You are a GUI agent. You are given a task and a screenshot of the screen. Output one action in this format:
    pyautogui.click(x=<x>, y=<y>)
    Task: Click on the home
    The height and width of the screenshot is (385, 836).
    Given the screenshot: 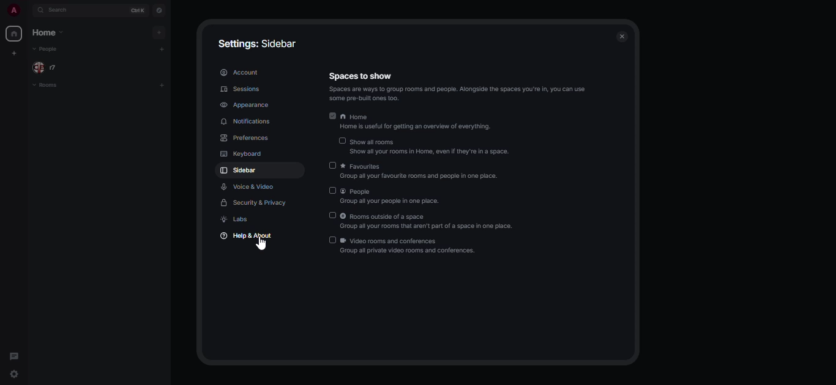 What is the action you would take?
    pyautogui.click(x=51, y=33)
    